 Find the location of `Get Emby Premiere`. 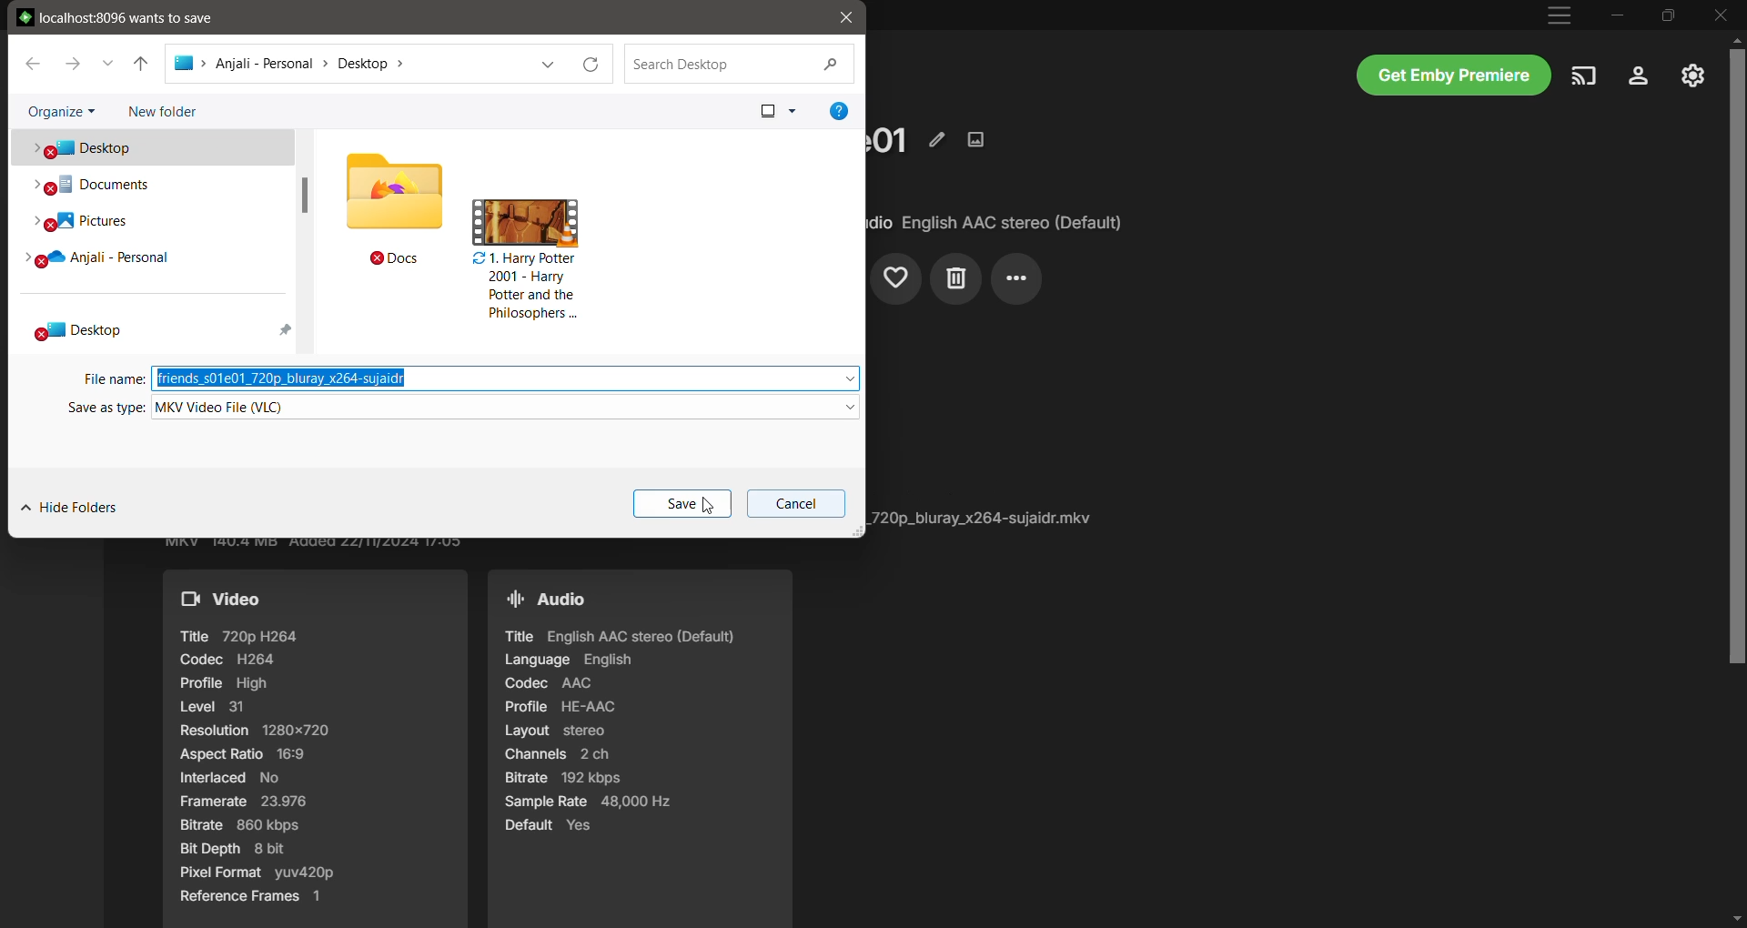

Get Emby Premiere is located at coordinates (1454, 75).